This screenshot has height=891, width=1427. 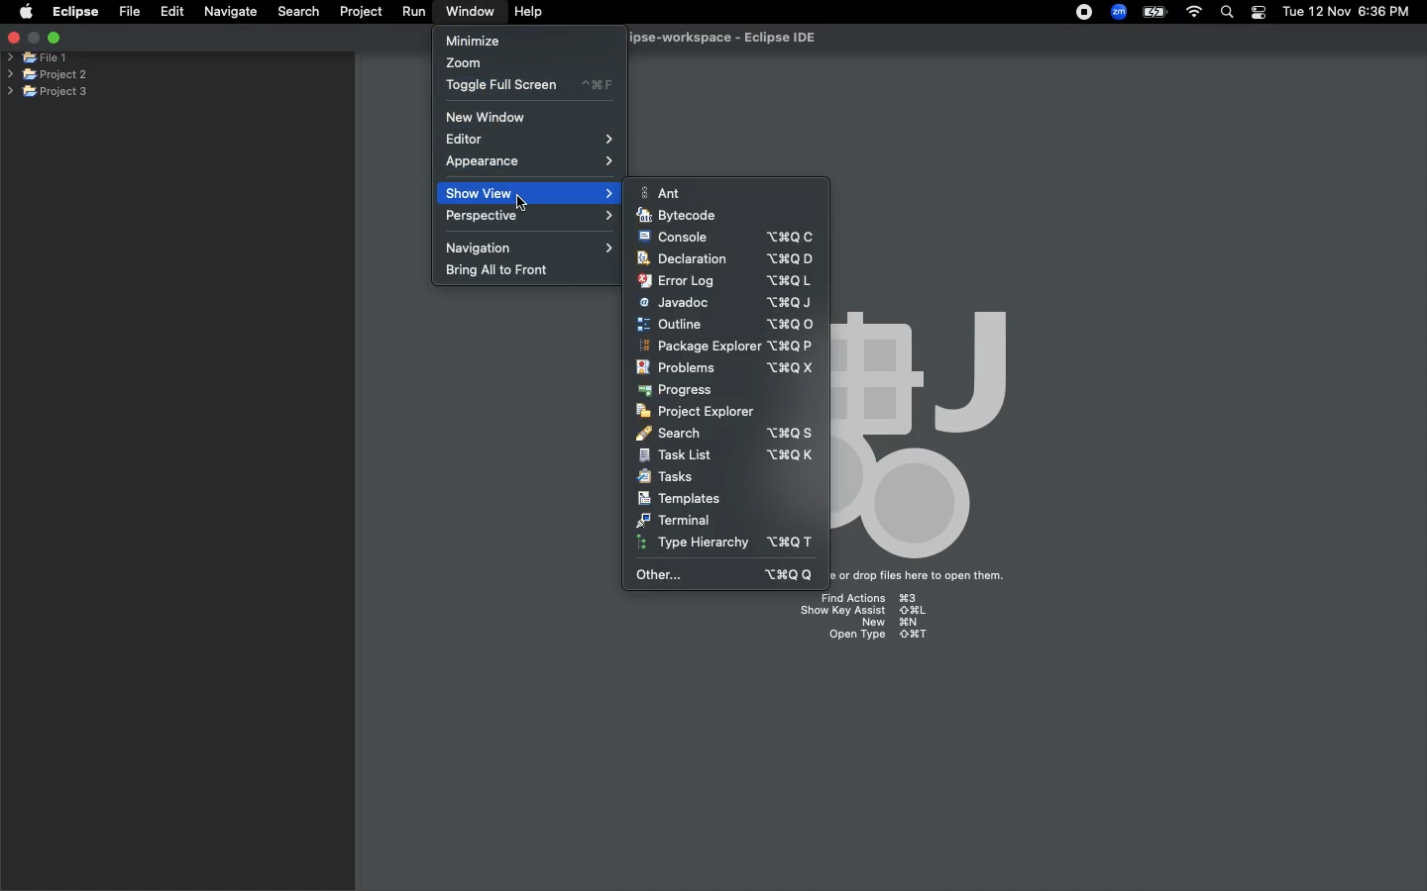 I want to click on Recording, so click(x=1085, y=14).